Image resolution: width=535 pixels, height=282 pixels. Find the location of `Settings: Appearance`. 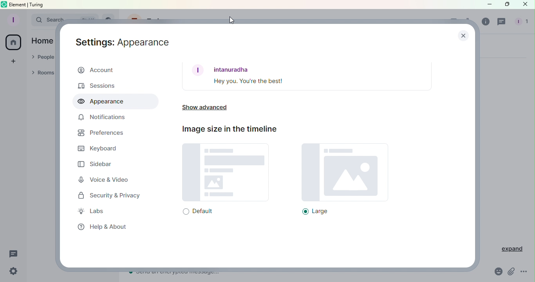

Settings: Appearance is located at coordinates (123, 41).